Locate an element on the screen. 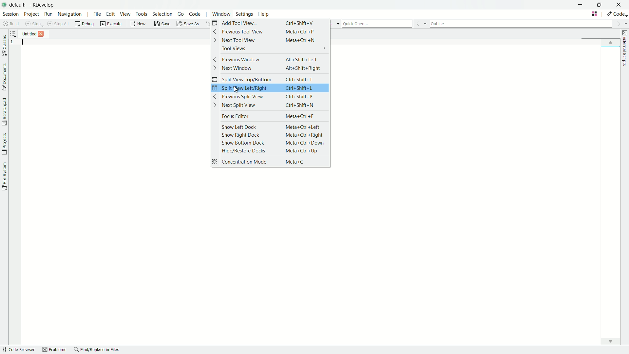  toggle external scripts is located at coordinates (625, 48).